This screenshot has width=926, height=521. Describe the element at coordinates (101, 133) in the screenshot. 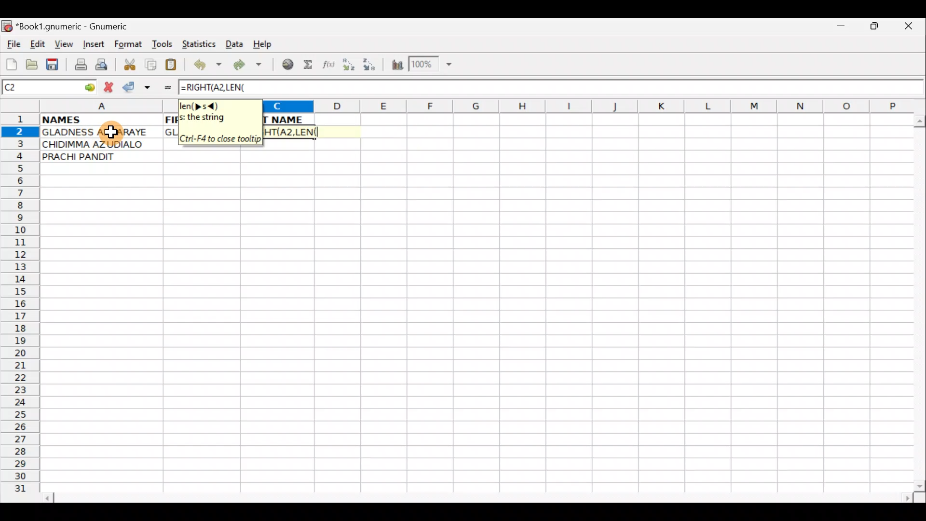

I see `GLADNESS AKHARAYE` at that location.